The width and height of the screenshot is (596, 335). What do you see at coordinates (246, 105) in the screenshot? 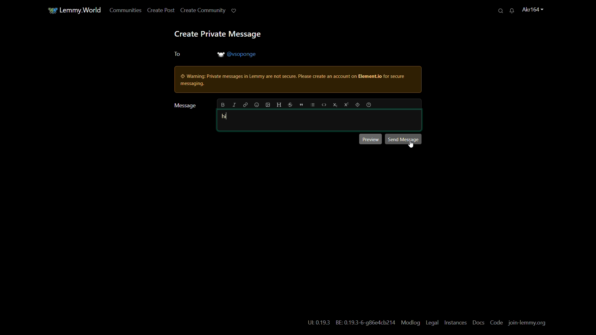
I see `link` at bounding box center [246, 105].